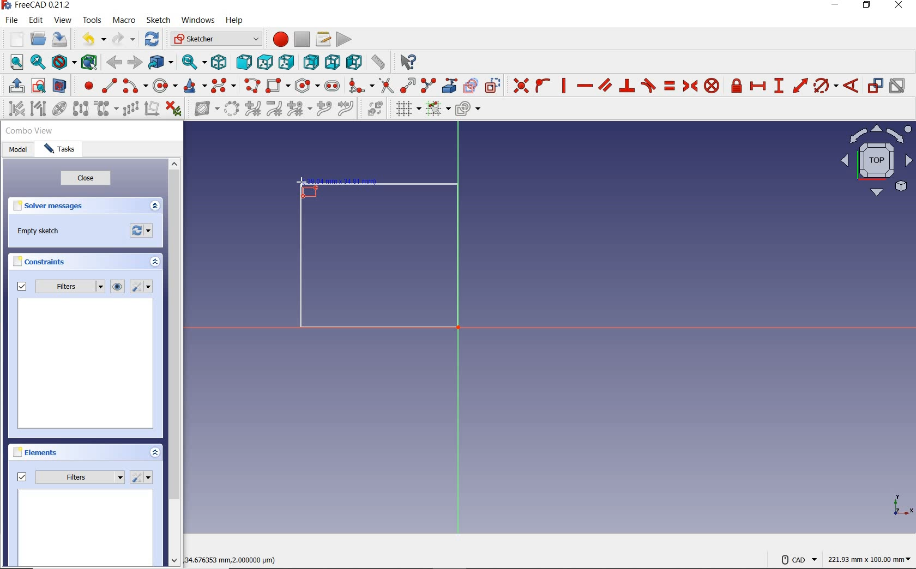 Image resolution: width=916 pixels, height=569 pixels. What do you see at coordinates (142, 233) in the screenshot?
I see `forces recomputation of active document` at bounding box center [142, 233].